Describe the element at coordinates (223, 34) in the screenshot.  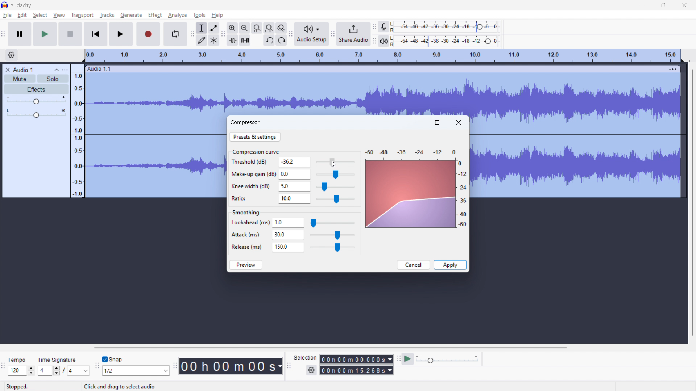
I see `edit toolbar` at that location.